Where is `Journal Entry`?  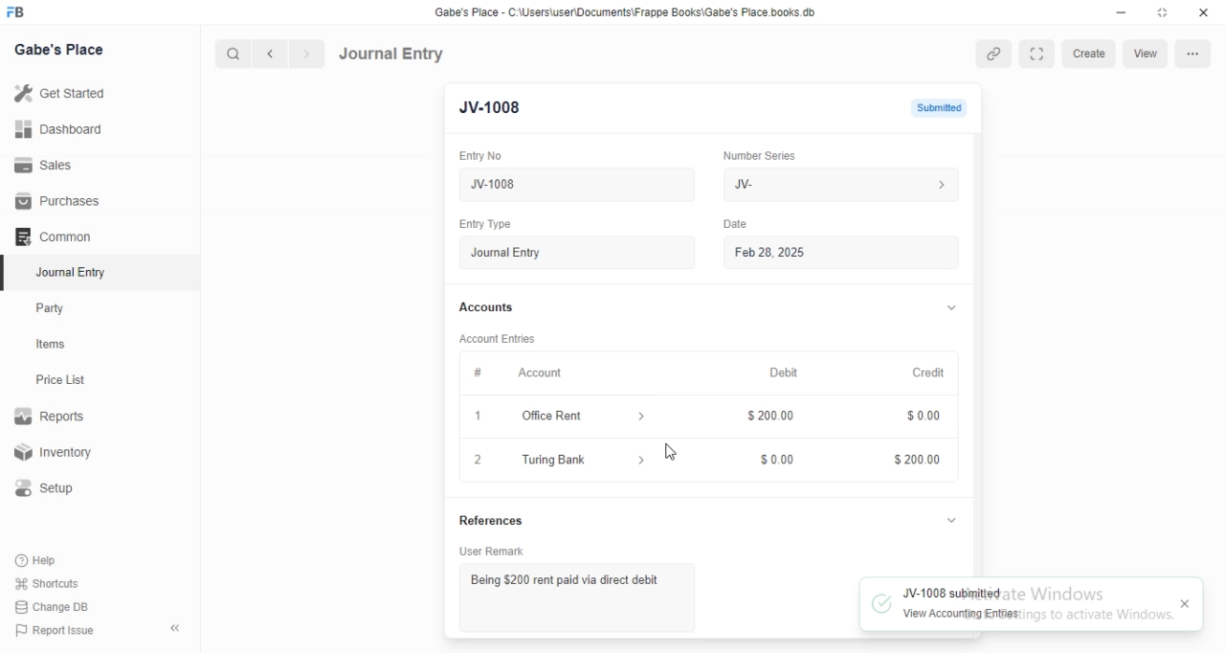
Journal Entry is located at coordinates (391, 54).